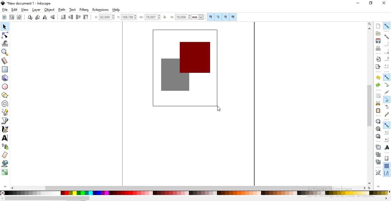 The image size is (391, 201). I want to click on snap midpoints of line segments, so click(386, 114).